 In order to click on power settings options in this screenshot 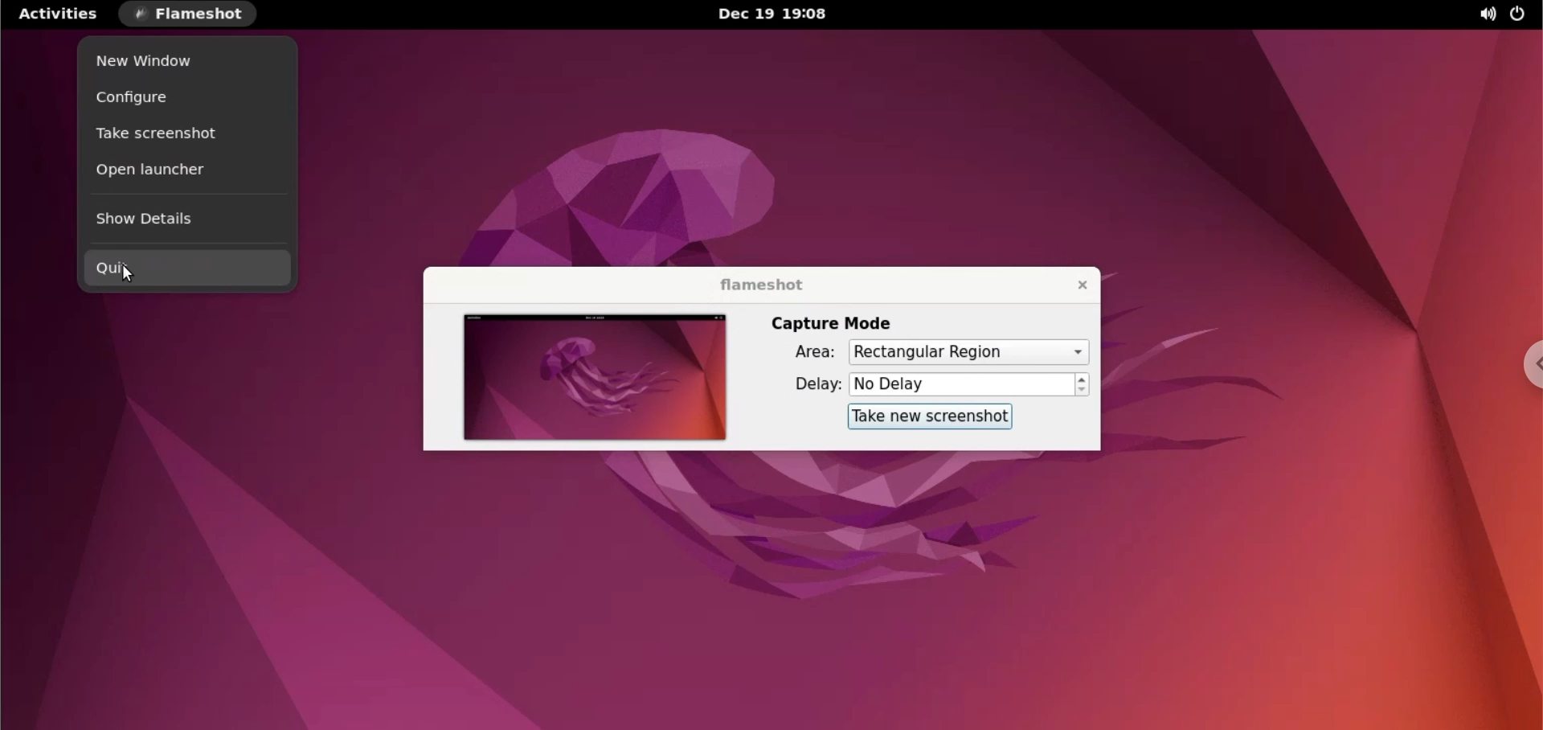, I will do `click(1525, 15)`.